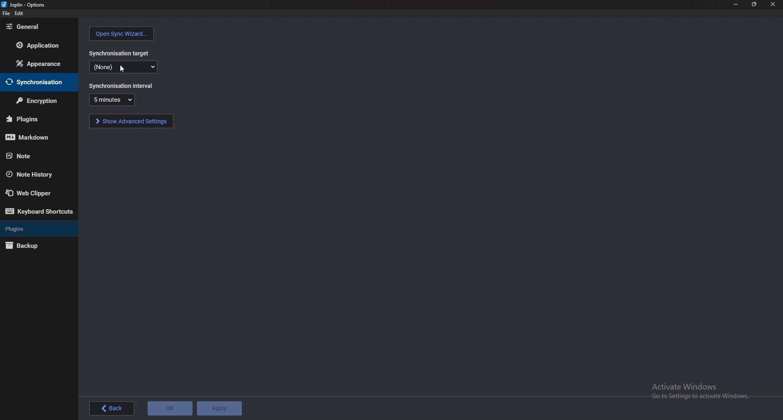 The height and width of the screenshot is (420, 783). Describe the element at coordinates (40, 211) in the screenshot. I see `Keyboard shortcuts` at that location.